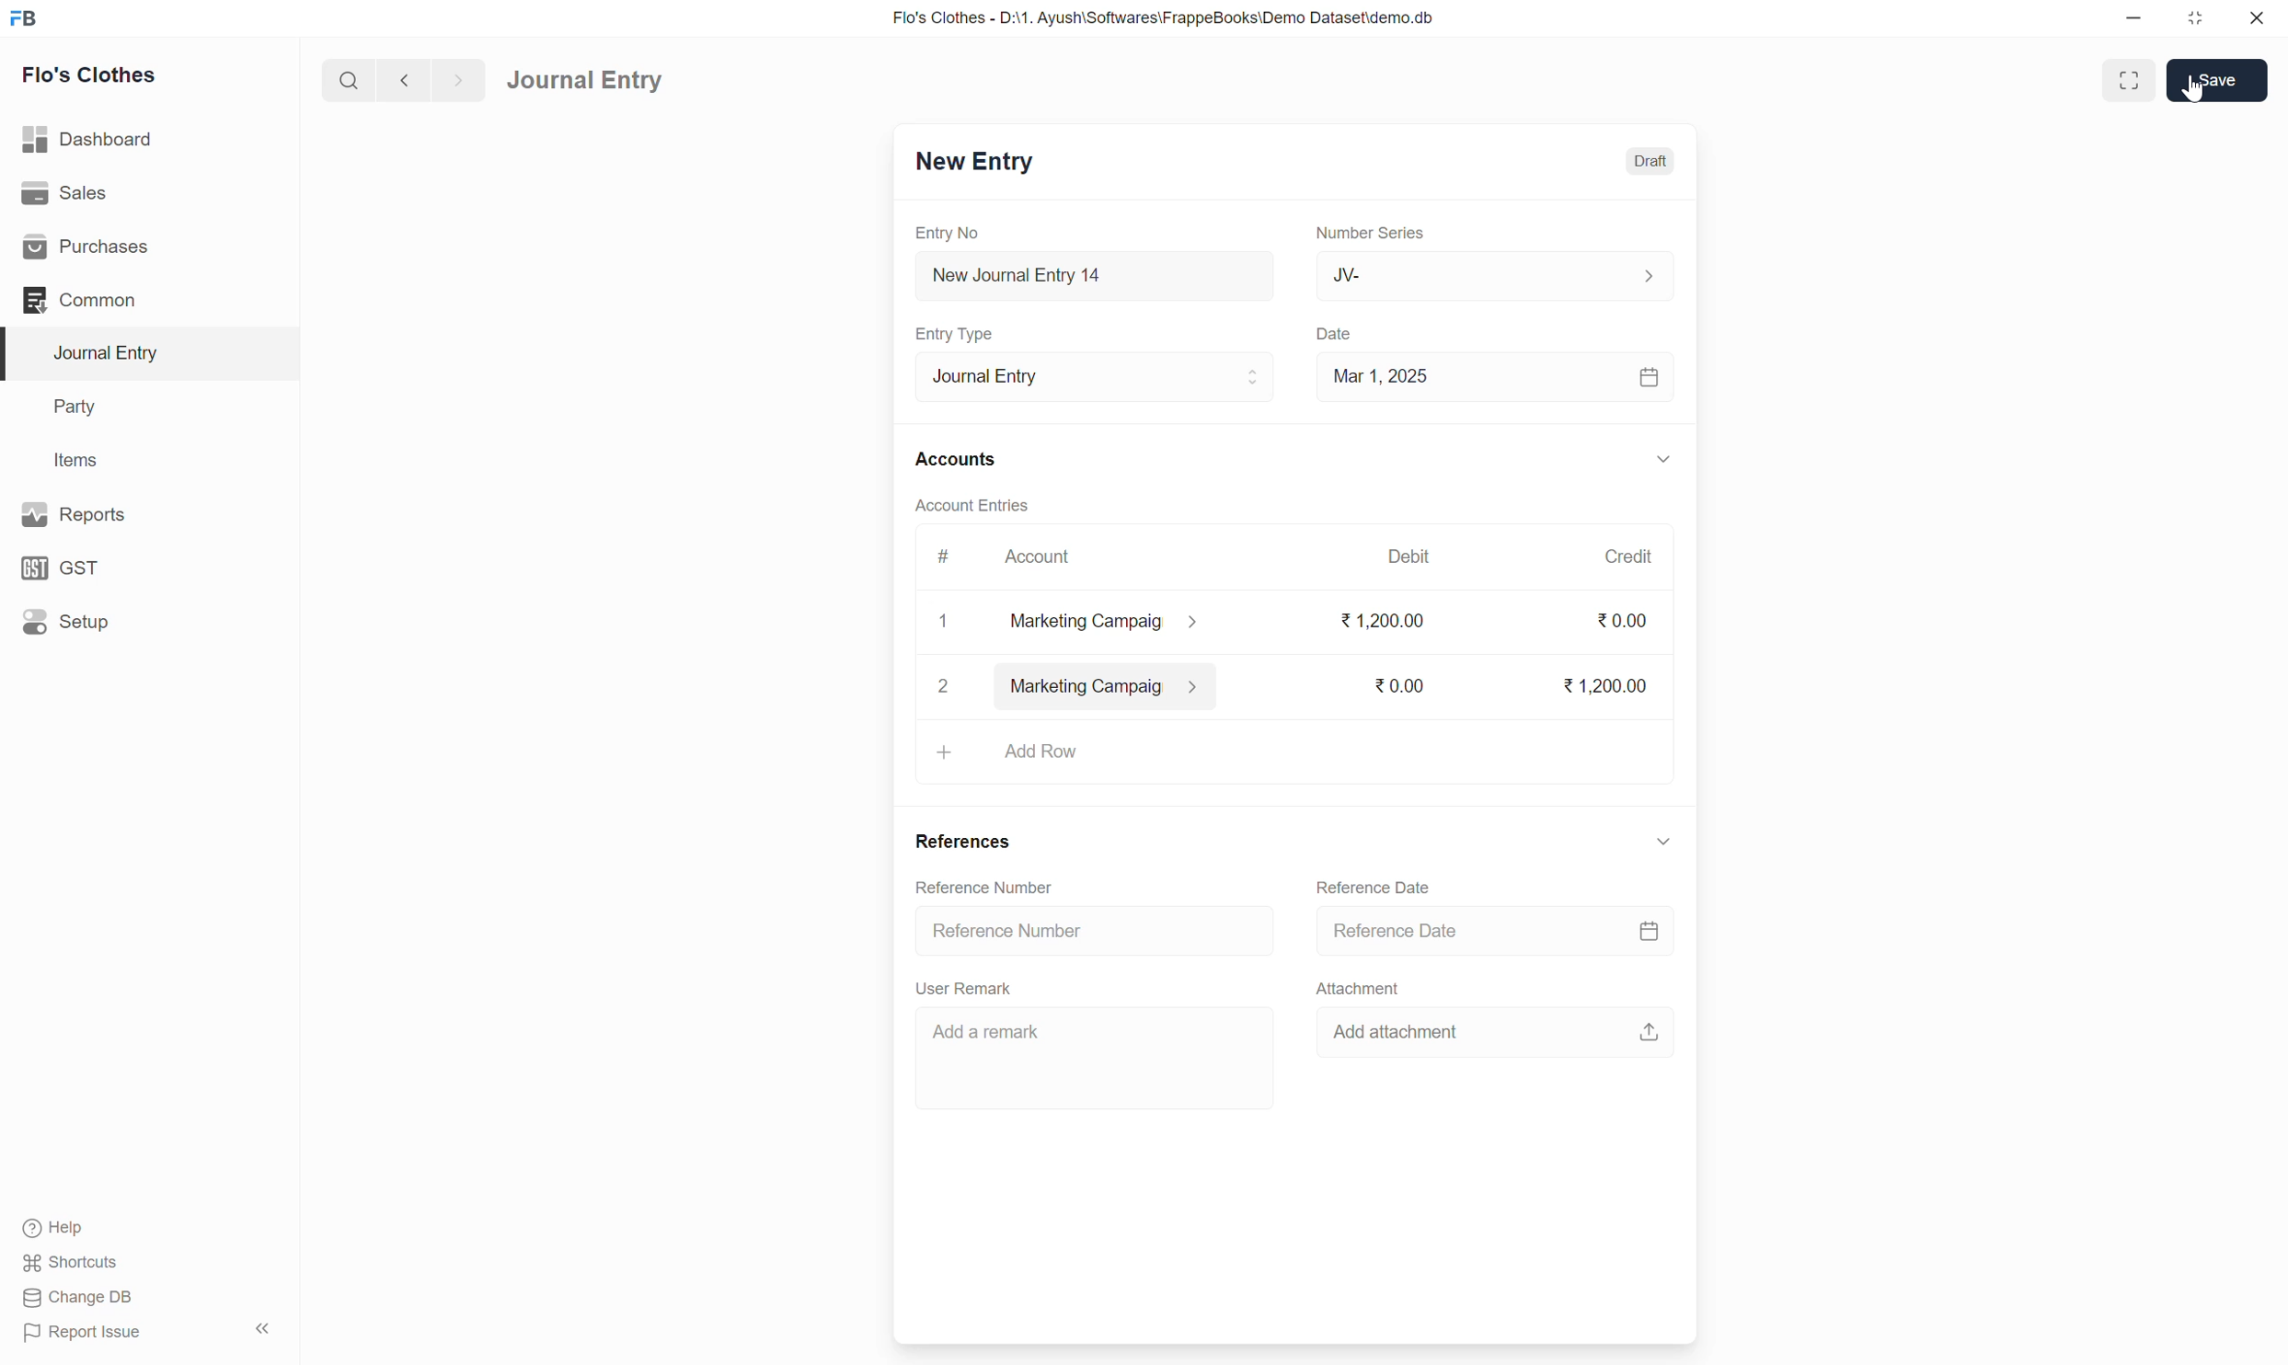  What do you see at coordinates (2192, 18) in the screenshot?
I see `resize` at bounding box center [2192, 18].